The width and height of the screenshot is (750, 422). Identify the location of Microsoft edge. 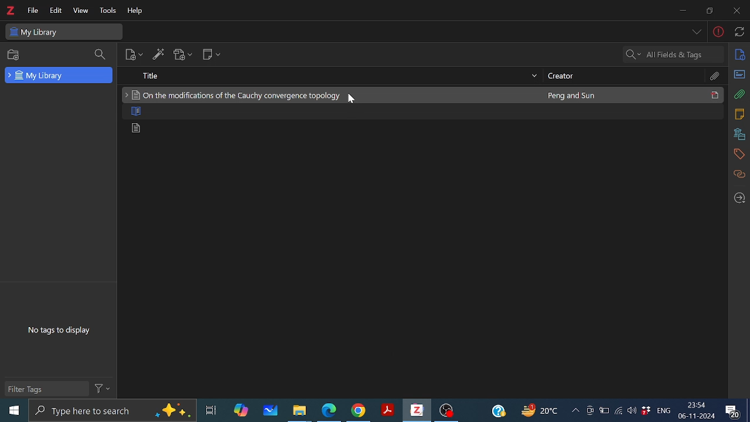
(329, 411).